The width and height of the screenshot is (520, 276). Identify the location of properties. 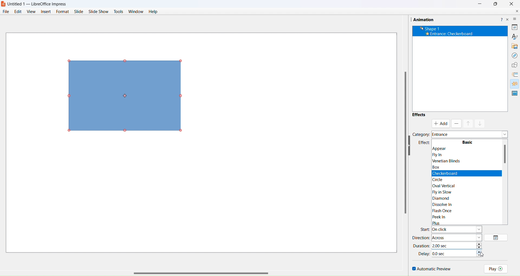
(514, 27).